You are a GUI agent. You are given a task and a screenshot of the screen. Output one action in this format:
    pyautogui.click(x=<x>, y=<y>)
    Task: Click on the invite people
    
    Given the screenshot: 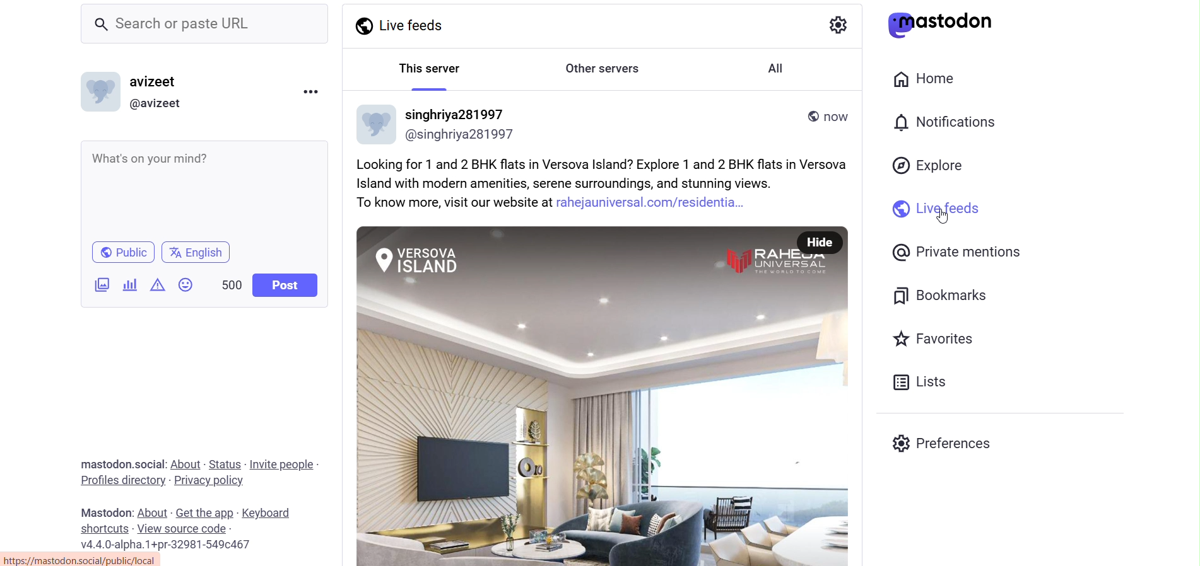 What is the action you would take?
    pyautogui.click(x=281, y=464)
    